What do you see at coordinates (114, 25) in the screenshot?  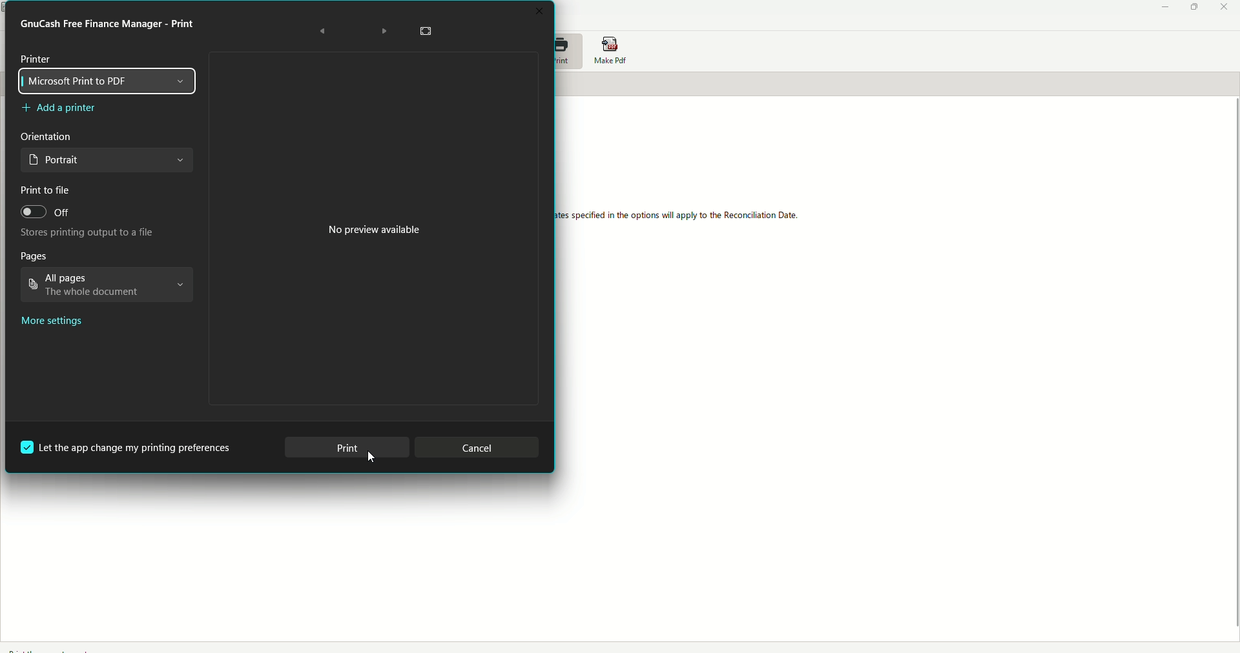 I see `Print` at bounding box center [114, 25].